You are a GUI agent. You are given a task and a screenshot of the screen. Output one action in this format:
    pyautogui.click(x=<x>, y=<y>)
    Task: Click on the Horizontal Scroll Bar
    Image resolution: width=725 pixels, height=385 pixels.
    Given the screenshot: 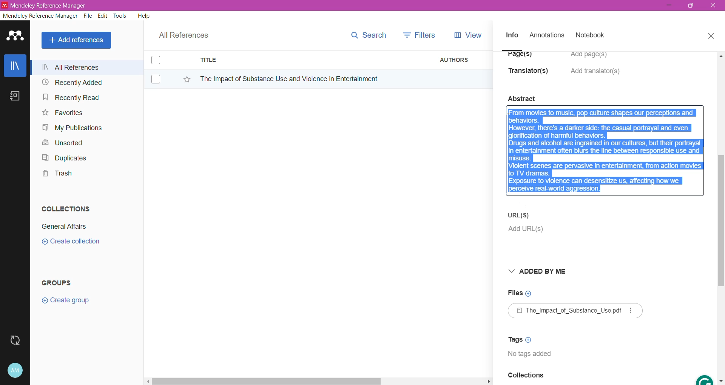 What is the action you would take?
    pyautogui.click(x=318, y=380)
    